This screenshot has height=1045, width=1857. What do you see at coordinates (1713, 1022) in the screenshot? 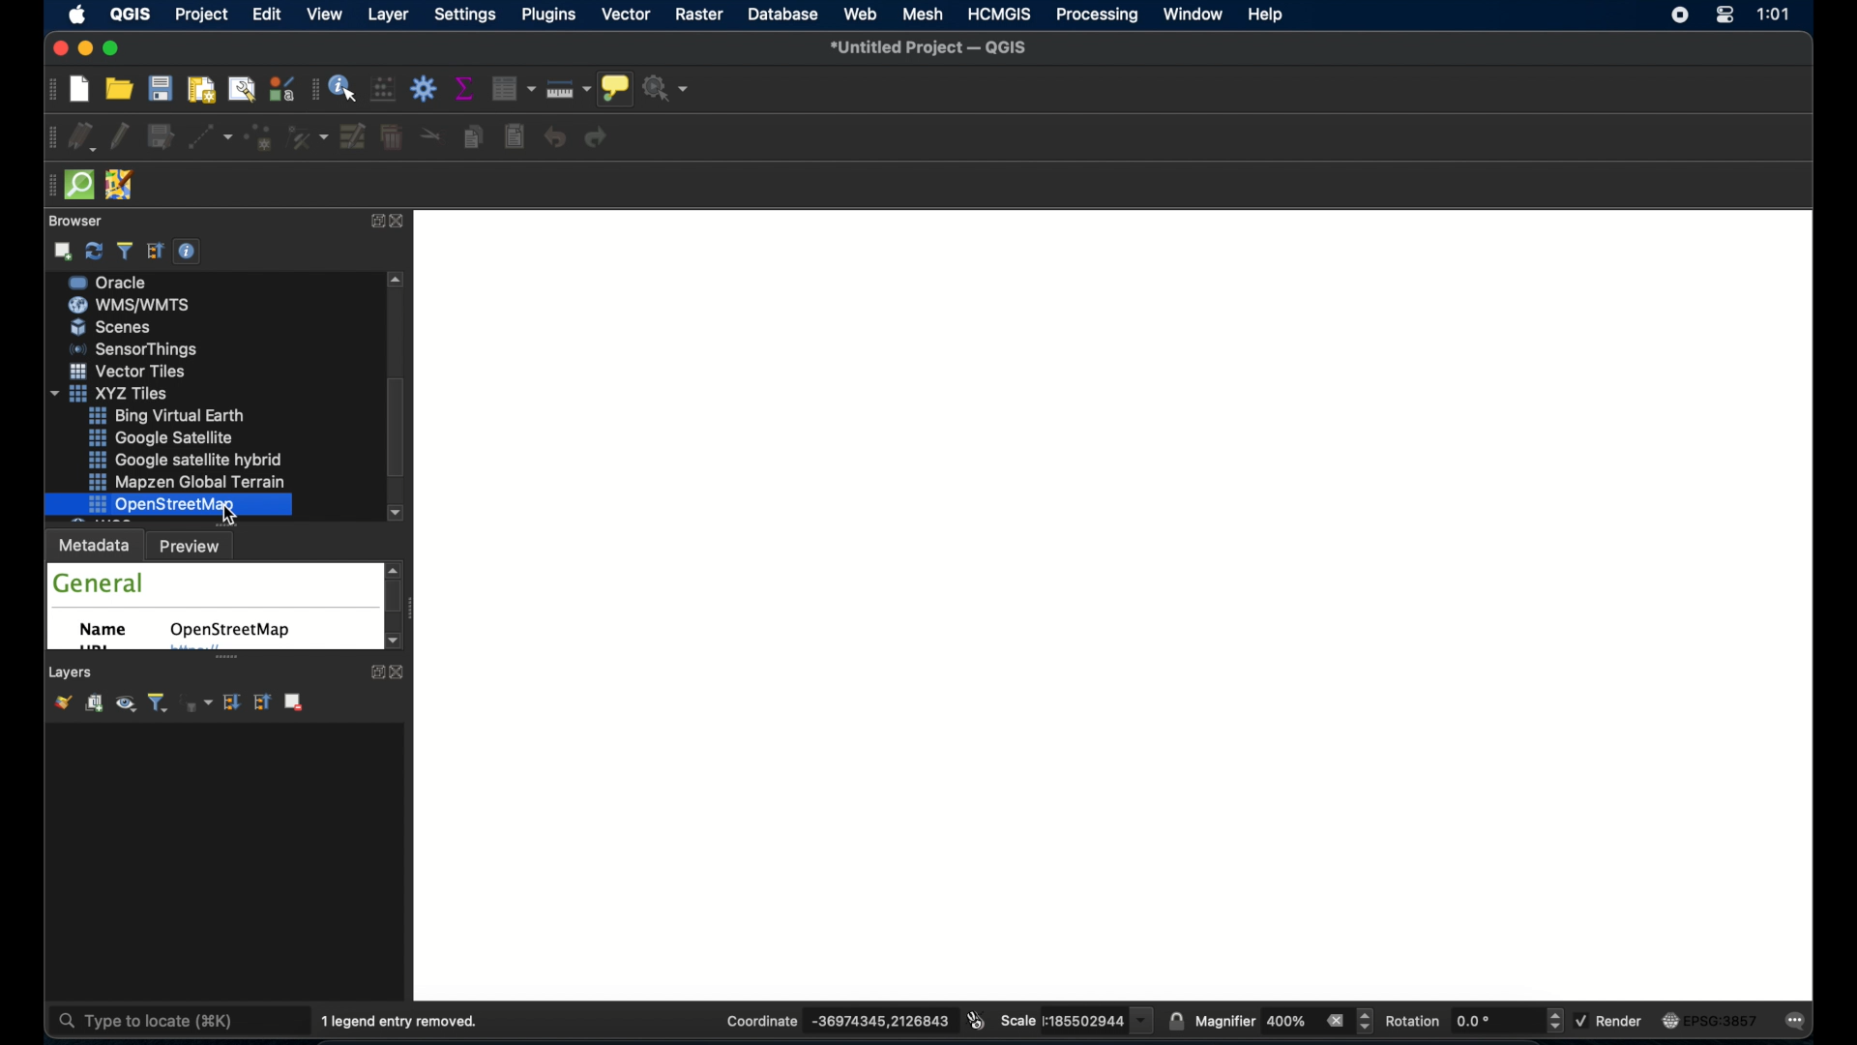
I see `current crs` at bounding box center [1713, 1022].